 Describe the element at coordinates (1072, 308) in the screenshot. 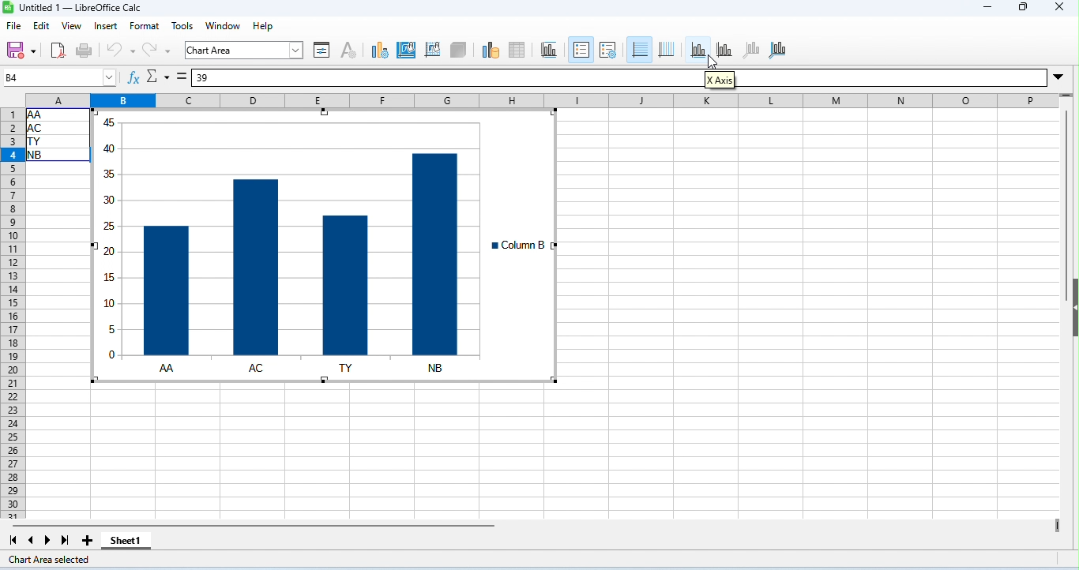

I see `hide` at that location.